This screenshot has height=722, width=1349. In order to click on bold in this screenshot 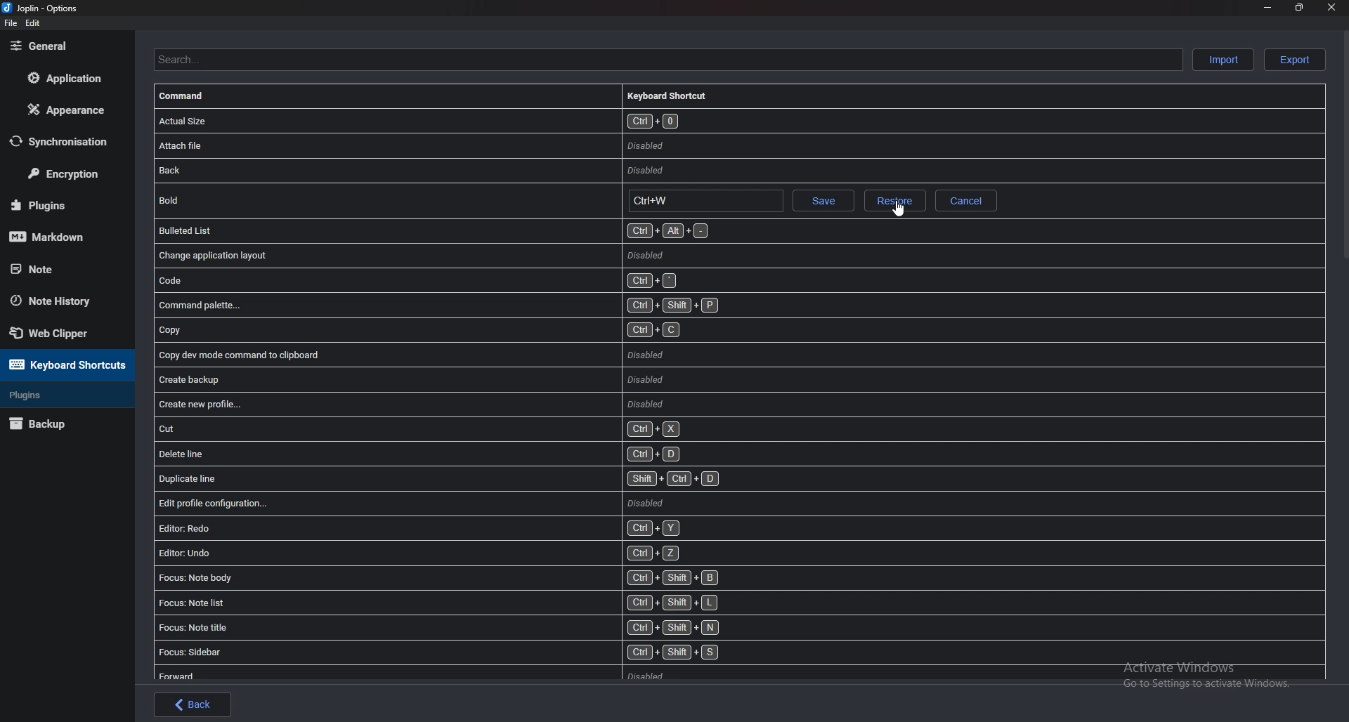, I will do `click(386, 201)`.